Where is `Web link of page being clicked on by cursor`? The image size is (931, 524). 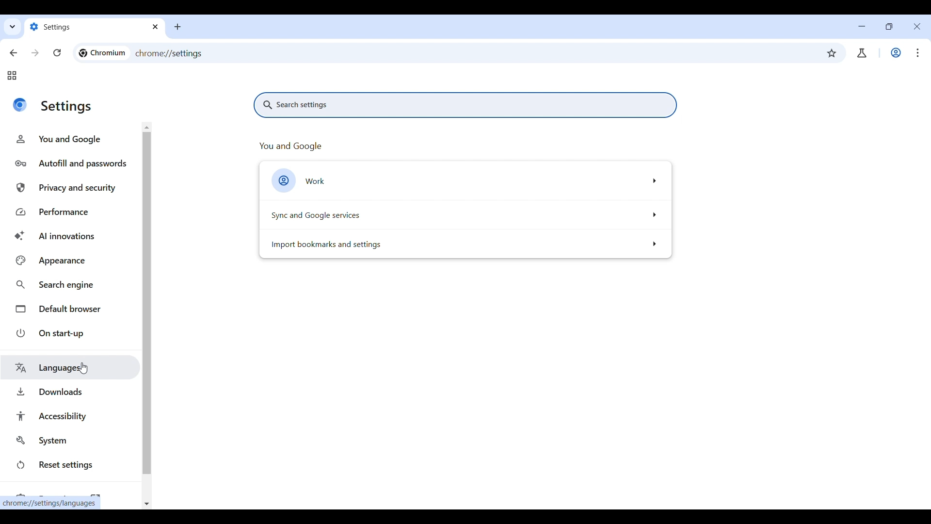 Web link of page being clicked on by cursor is located at coordinates (50, 503).